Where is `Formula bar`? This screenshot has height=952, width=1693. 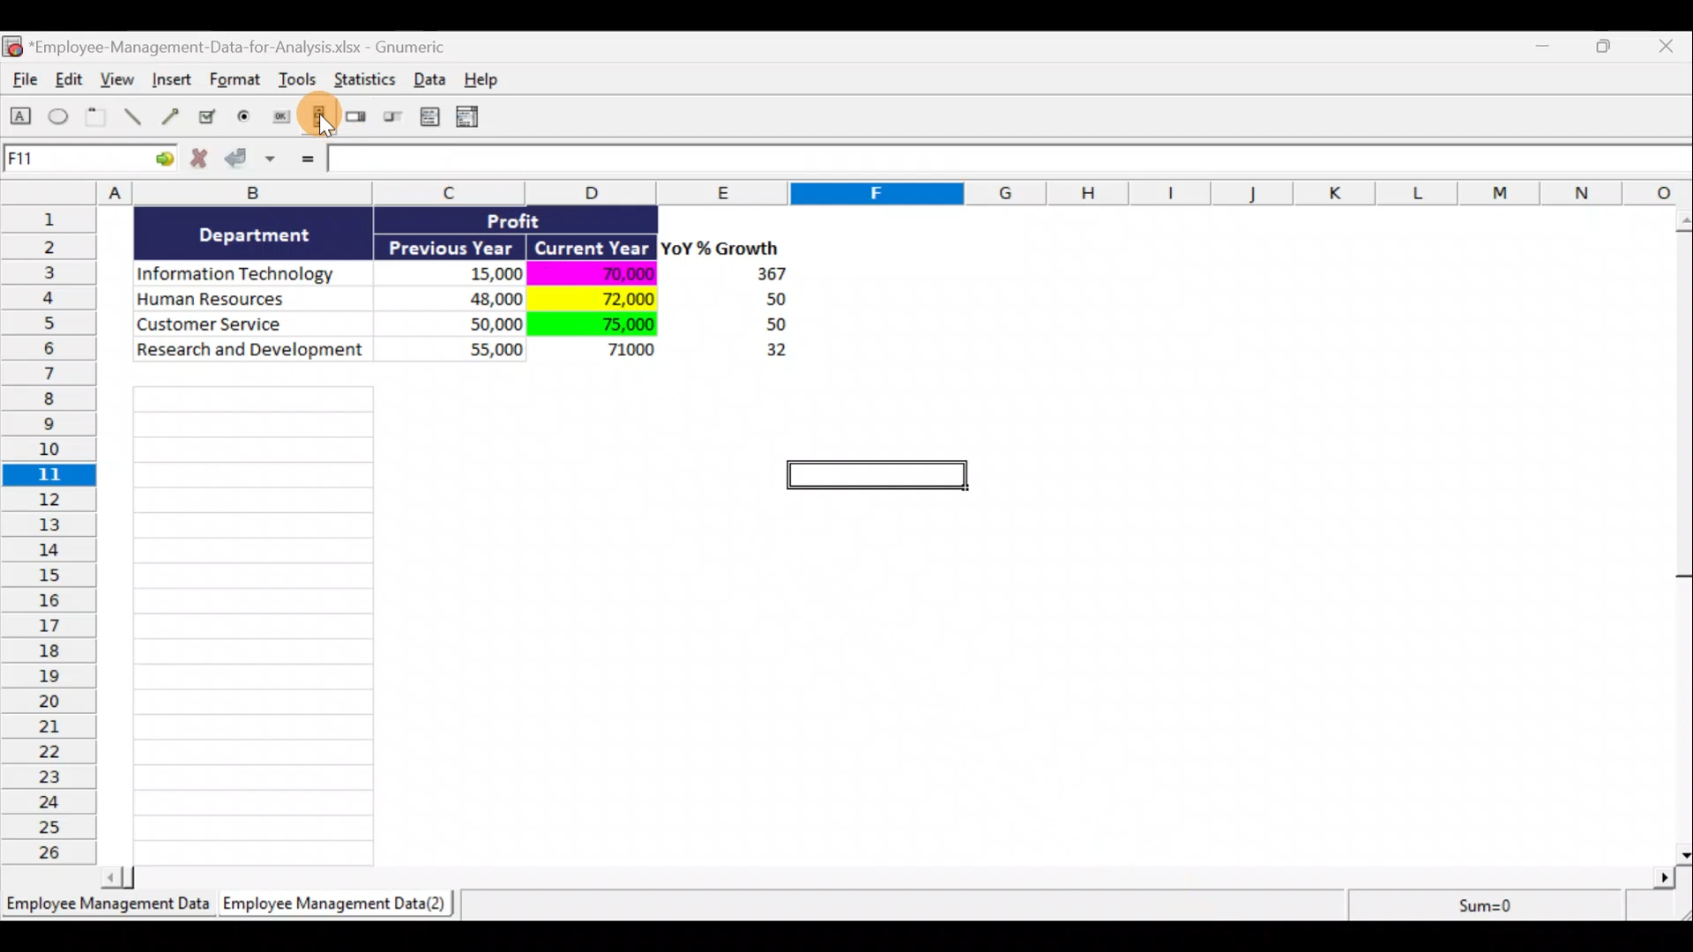 Formula bar is located at coordinates (1011, 162).